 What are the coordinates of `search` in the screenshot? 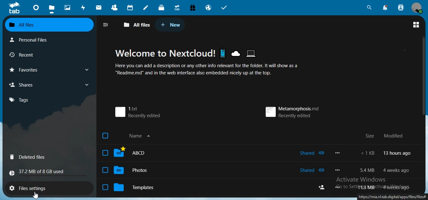 It's located at (368, 7).